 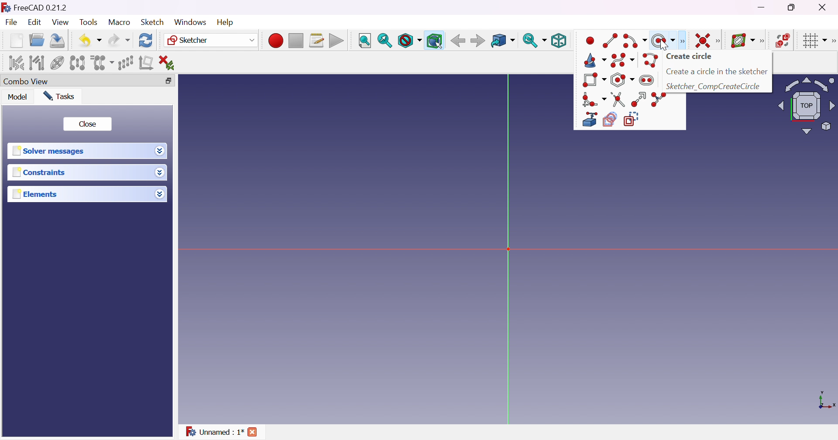 What do you see at coordinates (37, 63) in the screenshot?
I see `Select associated geometry` at bounding box center [37, 63].